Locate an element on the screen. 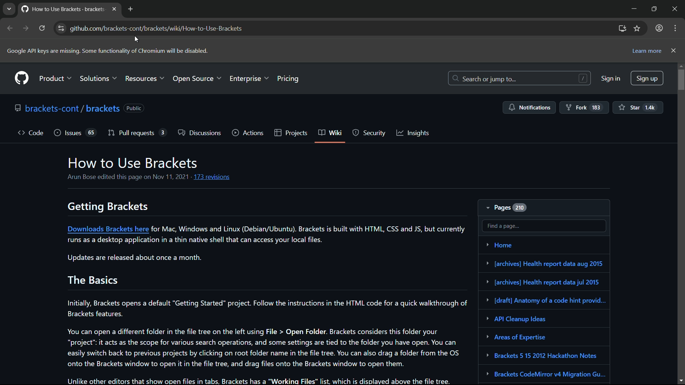  tab list is located at coordinates (10, 10).